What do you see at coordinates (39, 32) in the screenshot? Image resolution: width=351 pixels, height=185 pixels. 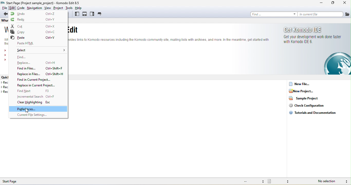 I see `copy` at bounding box center [39, 32].